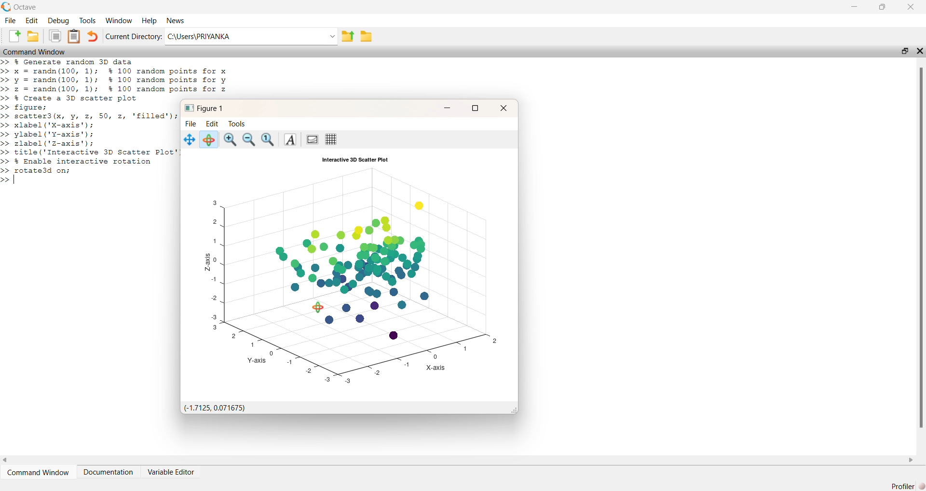 The height and width of the screenshot is (491, 926). Describe the element at coordinates (882, 7) in the screenshot. I see `resize` at that location.